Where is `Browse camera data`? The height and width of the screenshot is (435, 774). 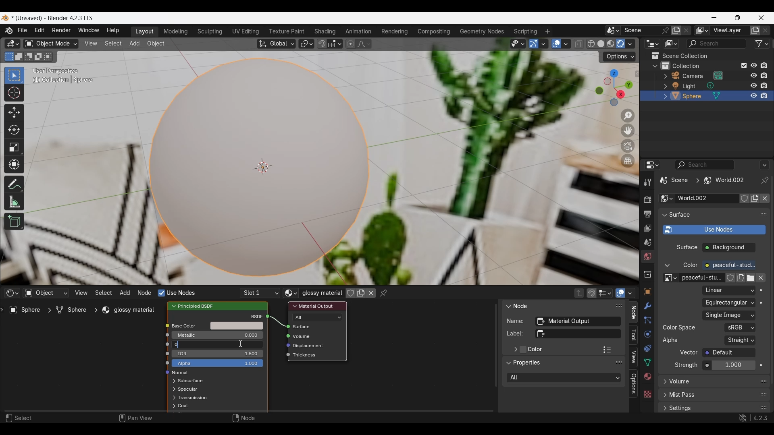
Browse camera data is located at coordinates (718, 75).